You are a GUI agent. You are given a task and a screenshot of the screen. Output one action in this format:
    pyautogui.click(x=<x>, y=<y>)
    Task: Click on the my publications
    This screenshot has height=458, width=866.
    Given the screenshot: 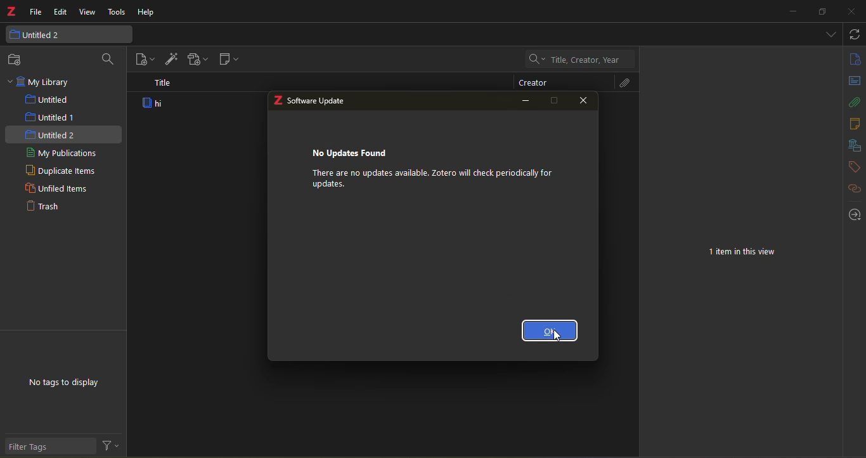 What is the action you would take?
    pyautogui.click(x=61, y=152)
    